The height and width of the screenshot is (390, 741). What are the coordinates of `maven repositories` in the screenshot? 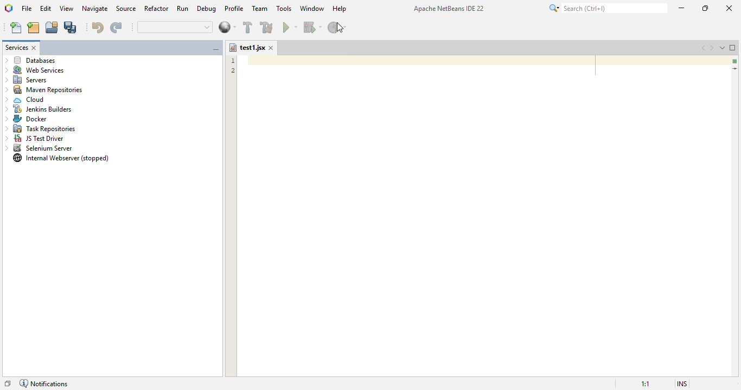 It's located at (44, 89).